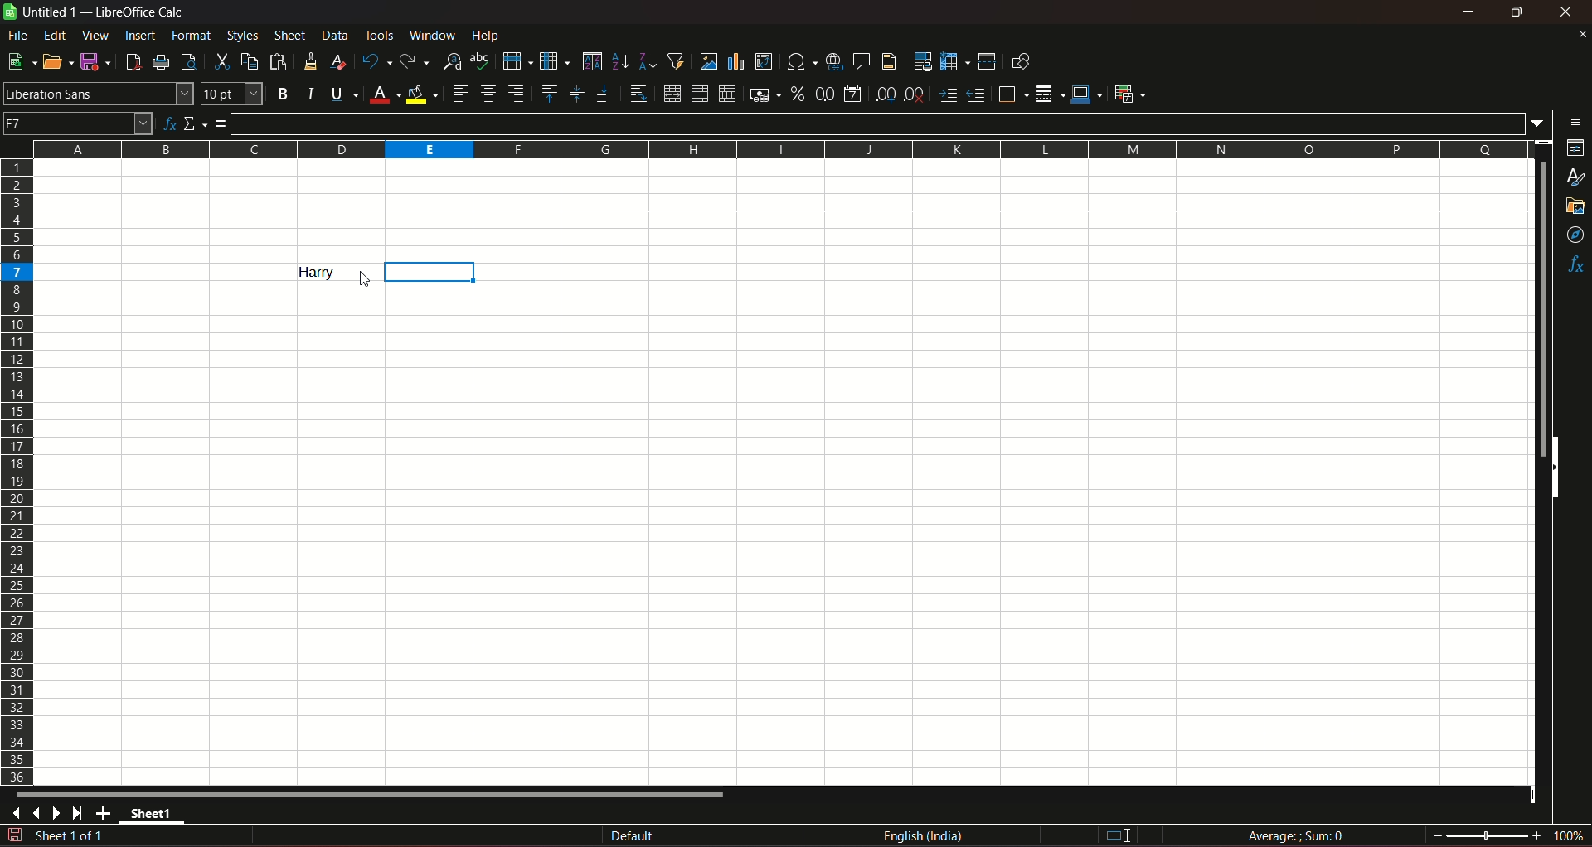 This screenshot has width=1592, height=847. I want to click on align bottom, so click(603, 94).